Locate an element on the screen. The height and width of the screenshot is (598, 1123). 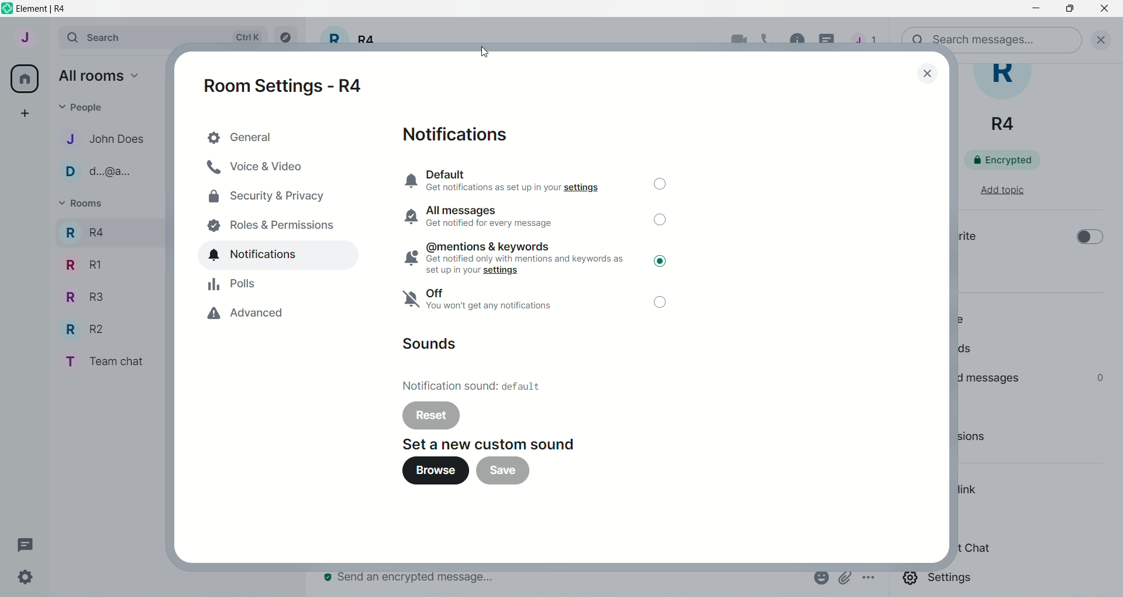
vertical scroll bar is located at coordinates (1116, 331).